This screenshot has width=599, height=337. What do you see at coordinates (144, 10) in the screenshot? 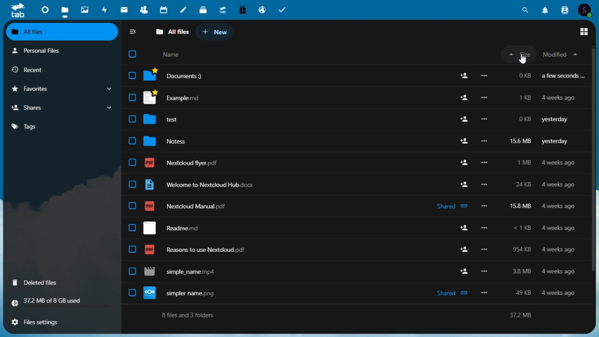
I see `contacts` at bounding box center [144, 10].